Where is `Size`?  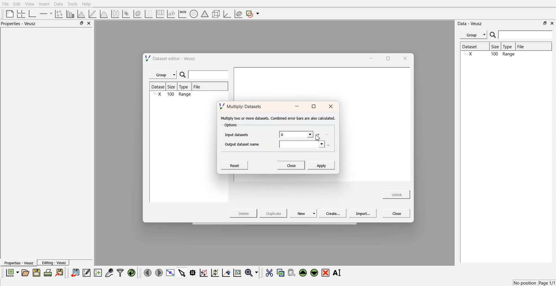
Size is located at coordinates (497, 47).